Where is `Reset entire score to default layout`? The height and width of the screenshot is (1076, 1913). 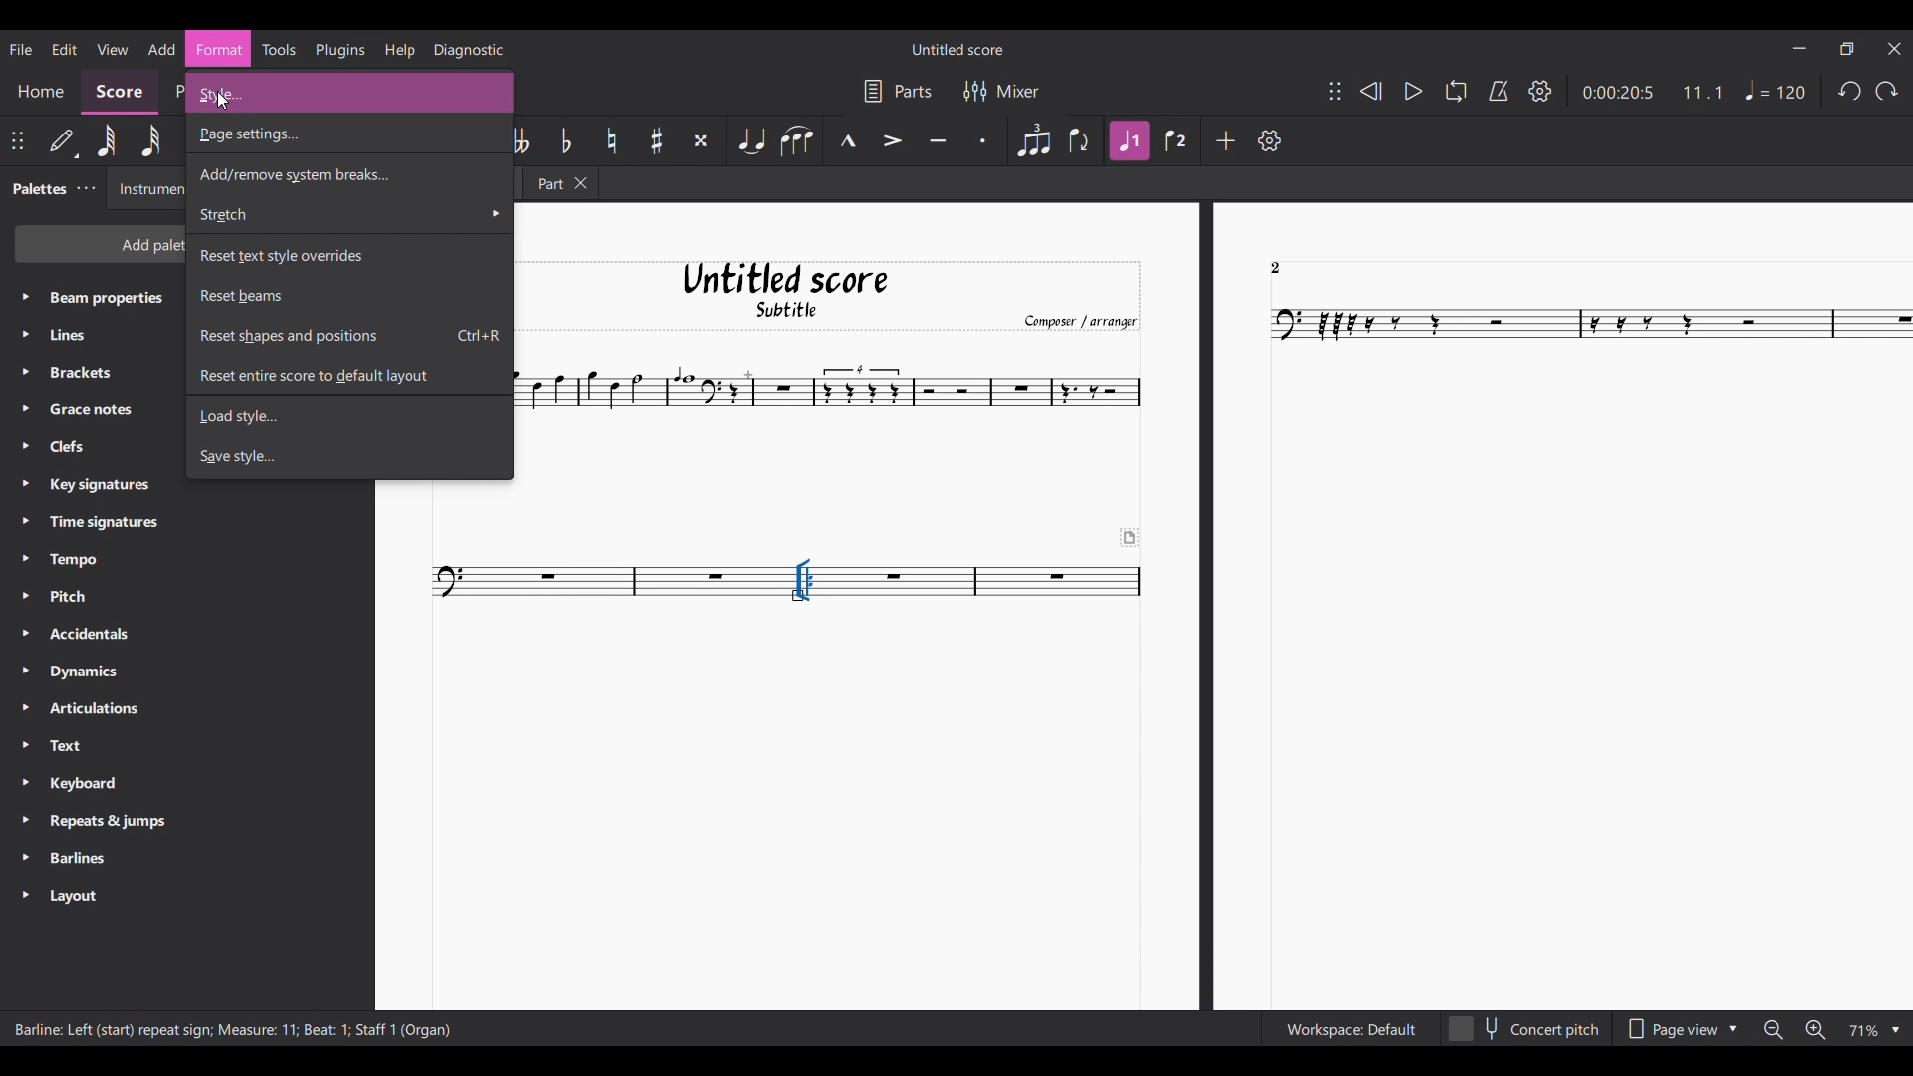 Reset entire score to default layout is located at coordinates (349, 376).